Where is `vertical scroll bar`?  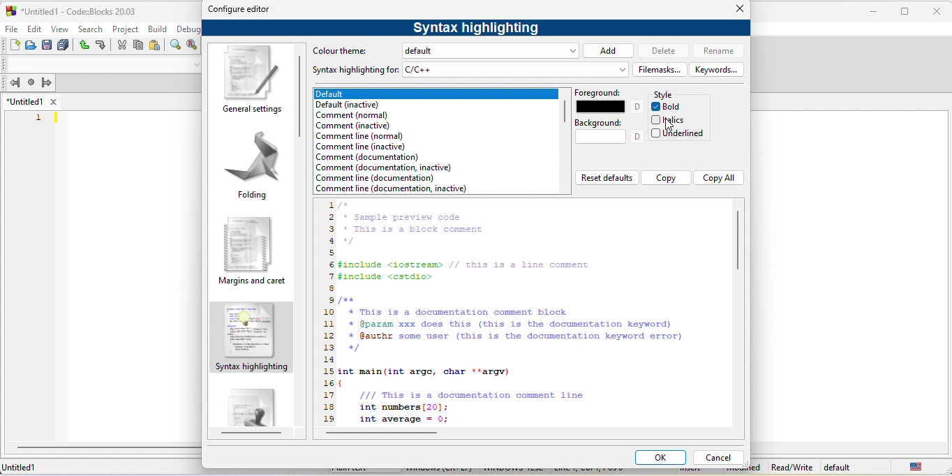
vertical scroll bar is located at coordinates (304, 94).